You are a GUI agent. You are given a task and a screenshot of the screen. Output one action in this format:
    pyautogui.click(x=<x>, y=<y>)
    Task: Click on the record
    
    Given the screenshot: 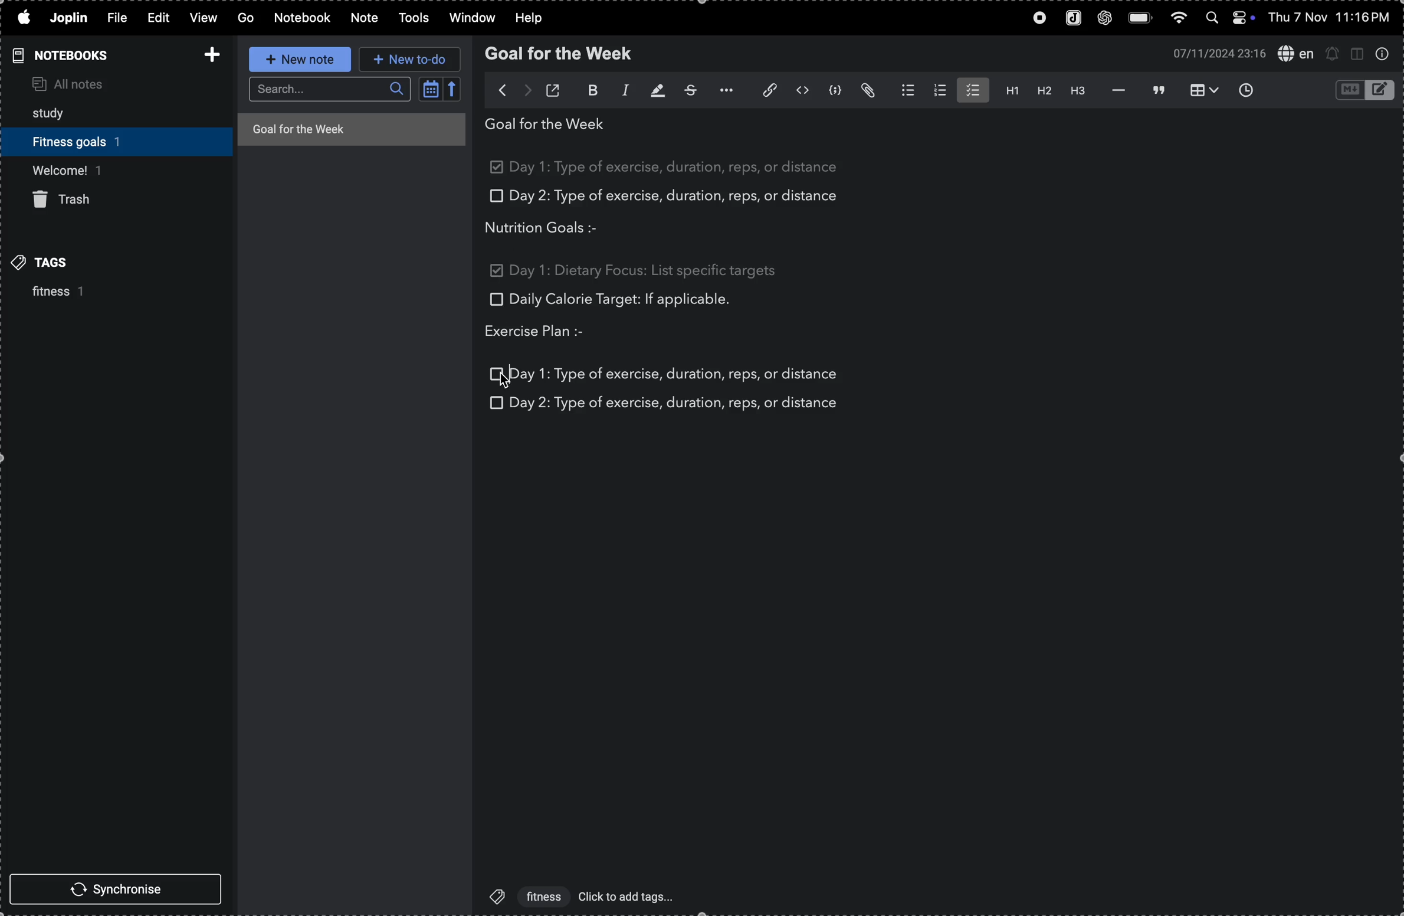 What is the action you would take?
    pyautogui.click(x=1033, y=18)
    